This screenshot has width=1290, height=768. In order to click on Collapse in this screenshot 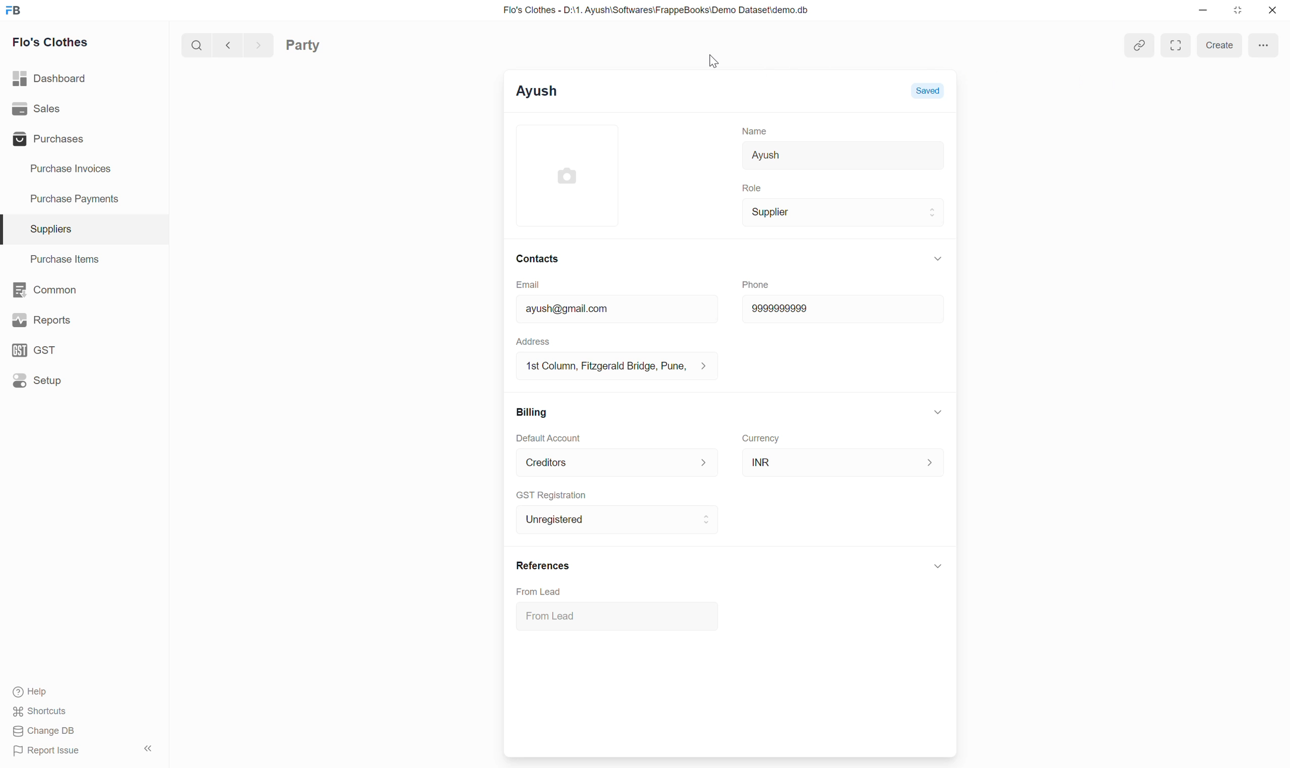, I will do `click(938, 412)`.